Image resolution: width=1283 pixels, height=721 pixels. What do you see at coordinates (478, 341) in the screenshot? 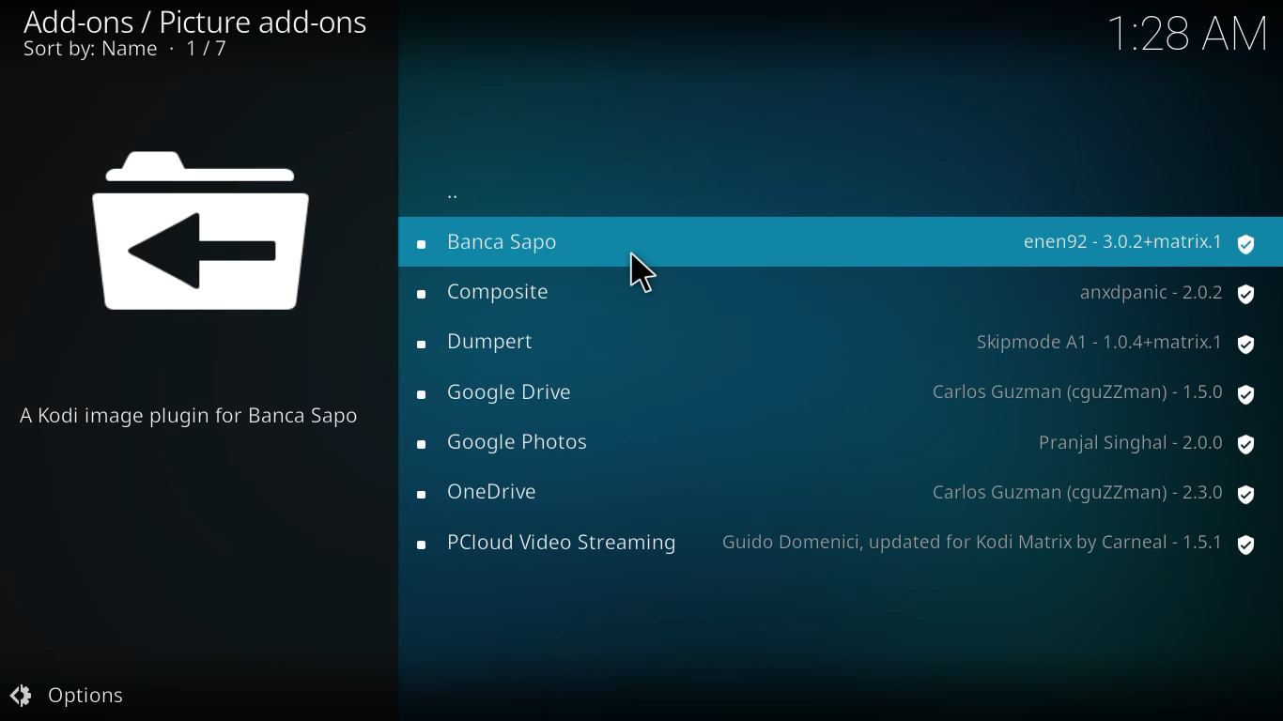
I see `dumpert` at bounding box center [478, 341].